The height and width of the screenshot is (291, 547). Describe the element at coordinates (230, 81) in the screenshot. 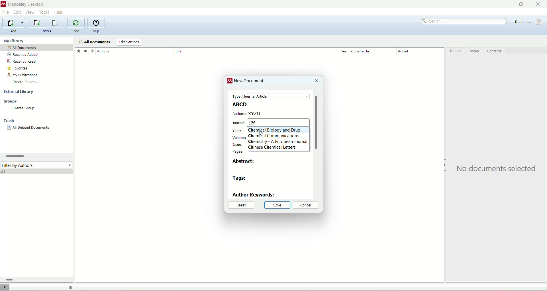

I see `logo` at that location.